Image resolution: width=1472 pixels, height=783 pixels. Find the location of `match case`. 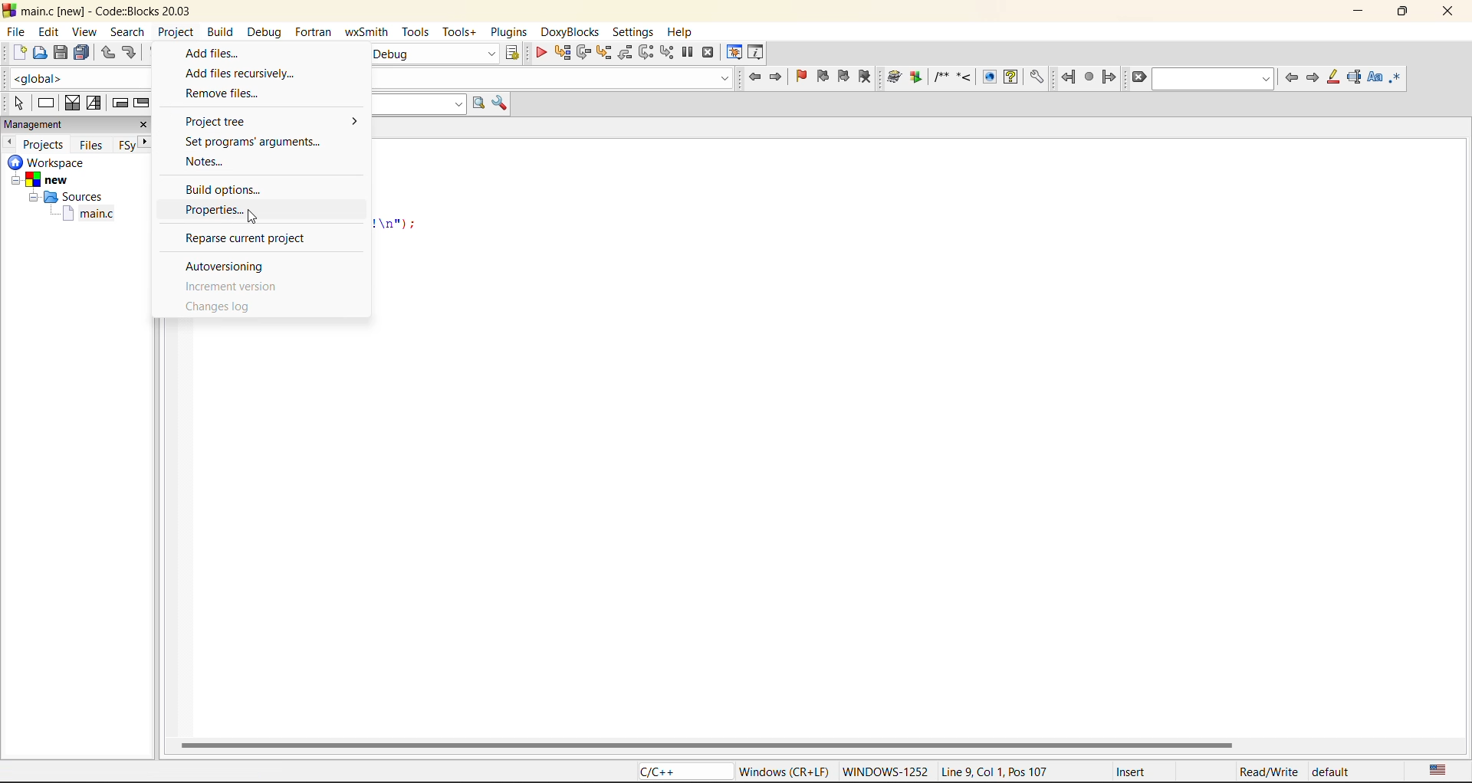

match case is located at coordinates (1375, 77).